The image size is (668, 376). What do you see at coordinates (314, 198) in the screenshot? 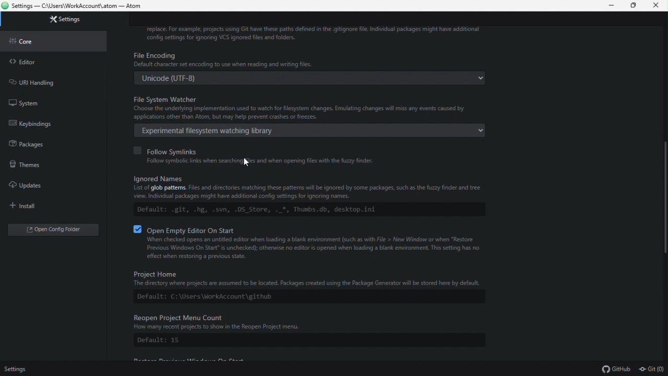
I see `ignored names` at bounding box center [314, 198].